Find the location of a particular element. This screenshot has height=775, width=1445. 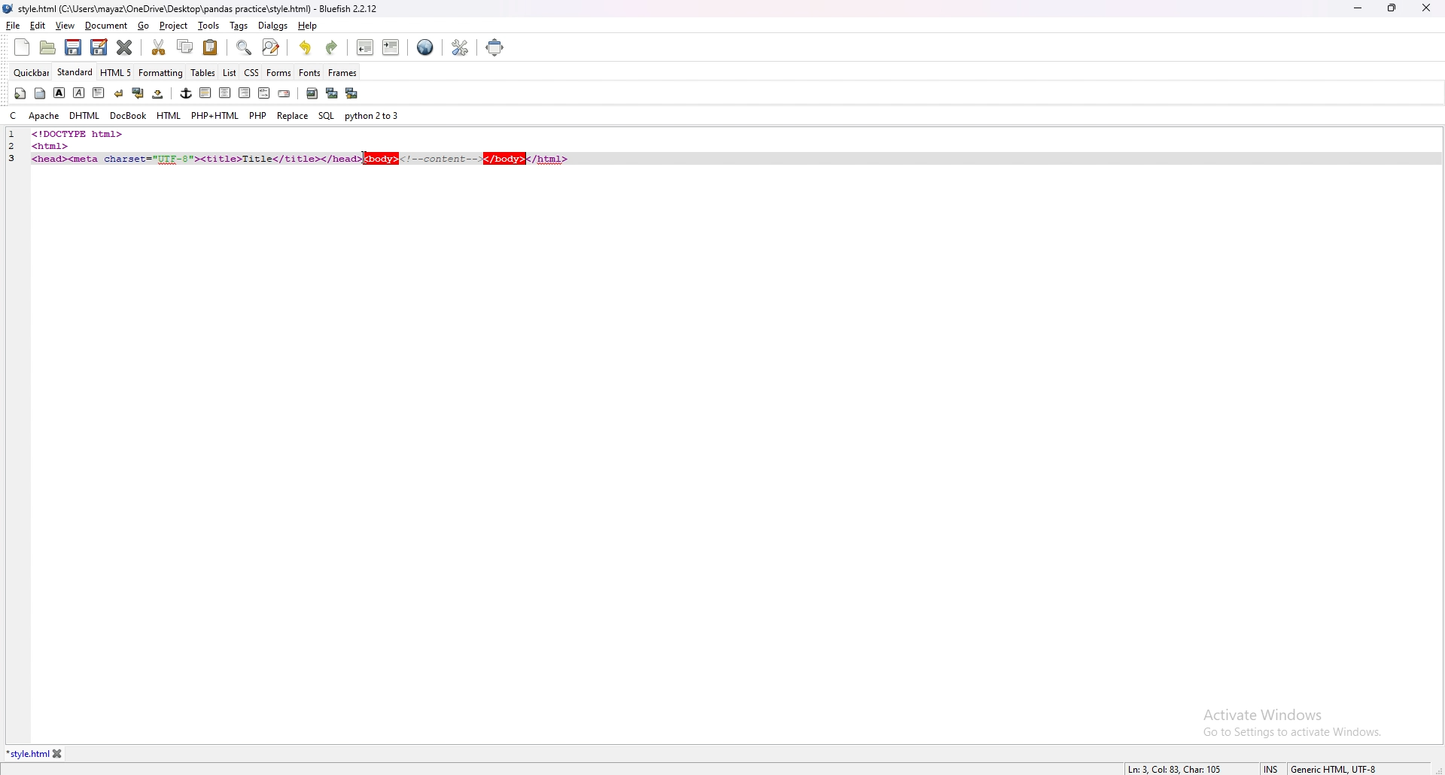

css is located at coordinates (252, 71).